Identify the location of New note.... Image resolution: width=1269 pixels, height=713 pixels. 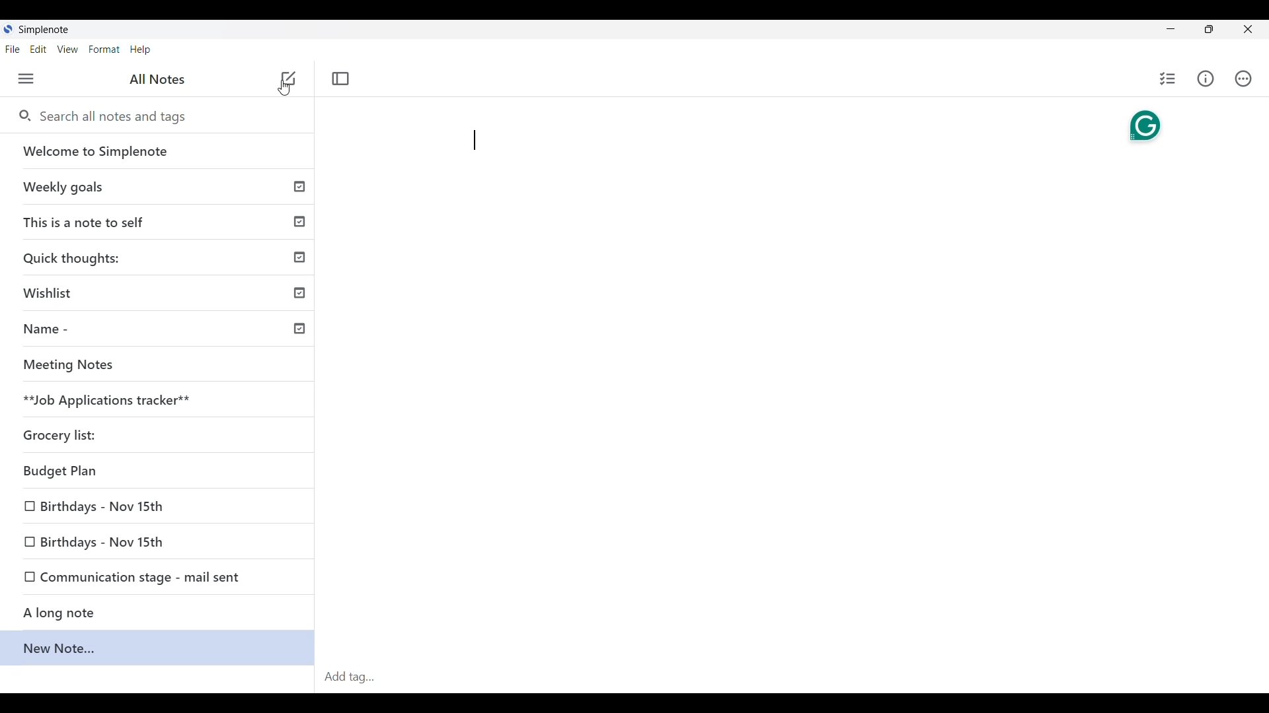
(157, 648).